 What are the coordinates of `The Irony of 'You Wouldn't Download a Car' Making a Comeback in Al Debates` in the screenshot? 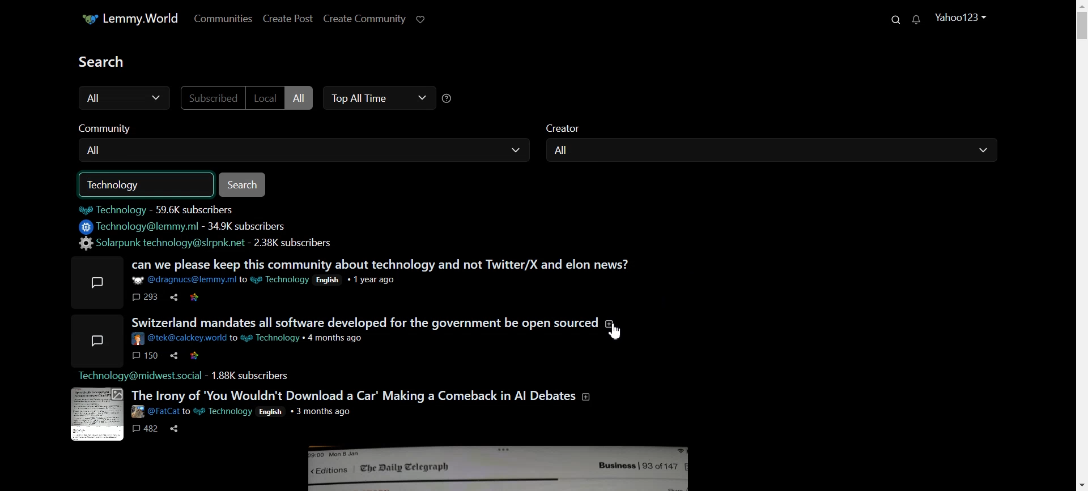 It's located at (363, 395).